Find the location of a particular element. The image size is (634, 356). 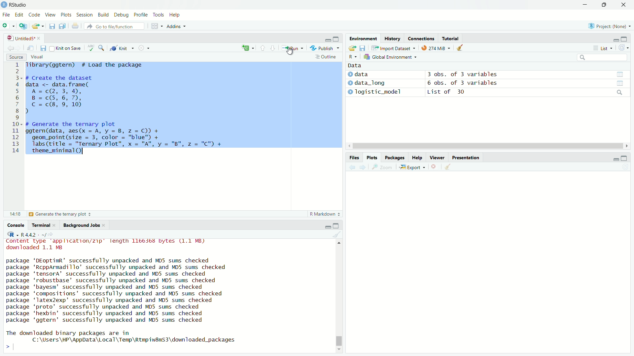

1
2
3.
4
5
6
7
8
9
10
11
12
13
14 is located at coordinates (17, 109).